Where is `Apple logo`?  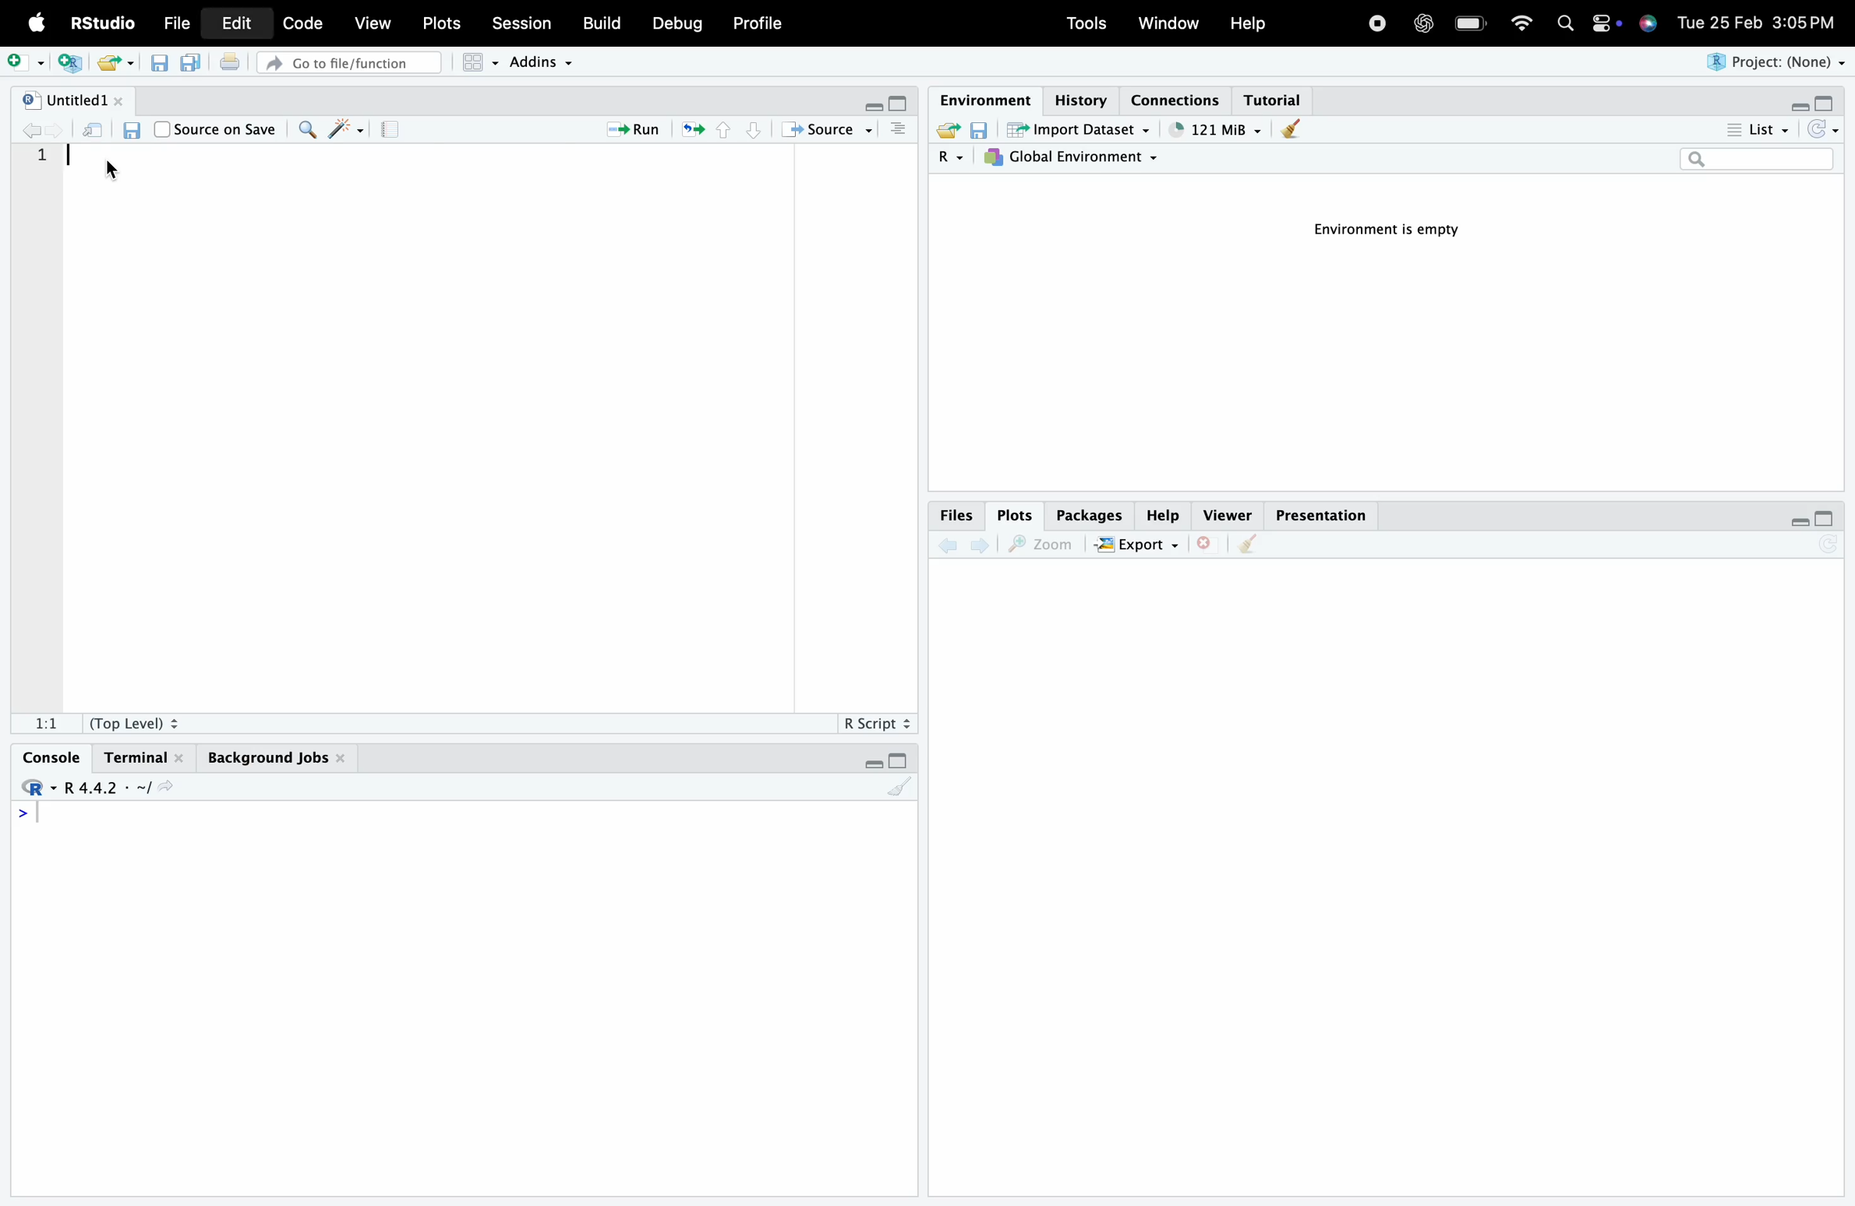 Apple logo is located at coordinates (34, 23).